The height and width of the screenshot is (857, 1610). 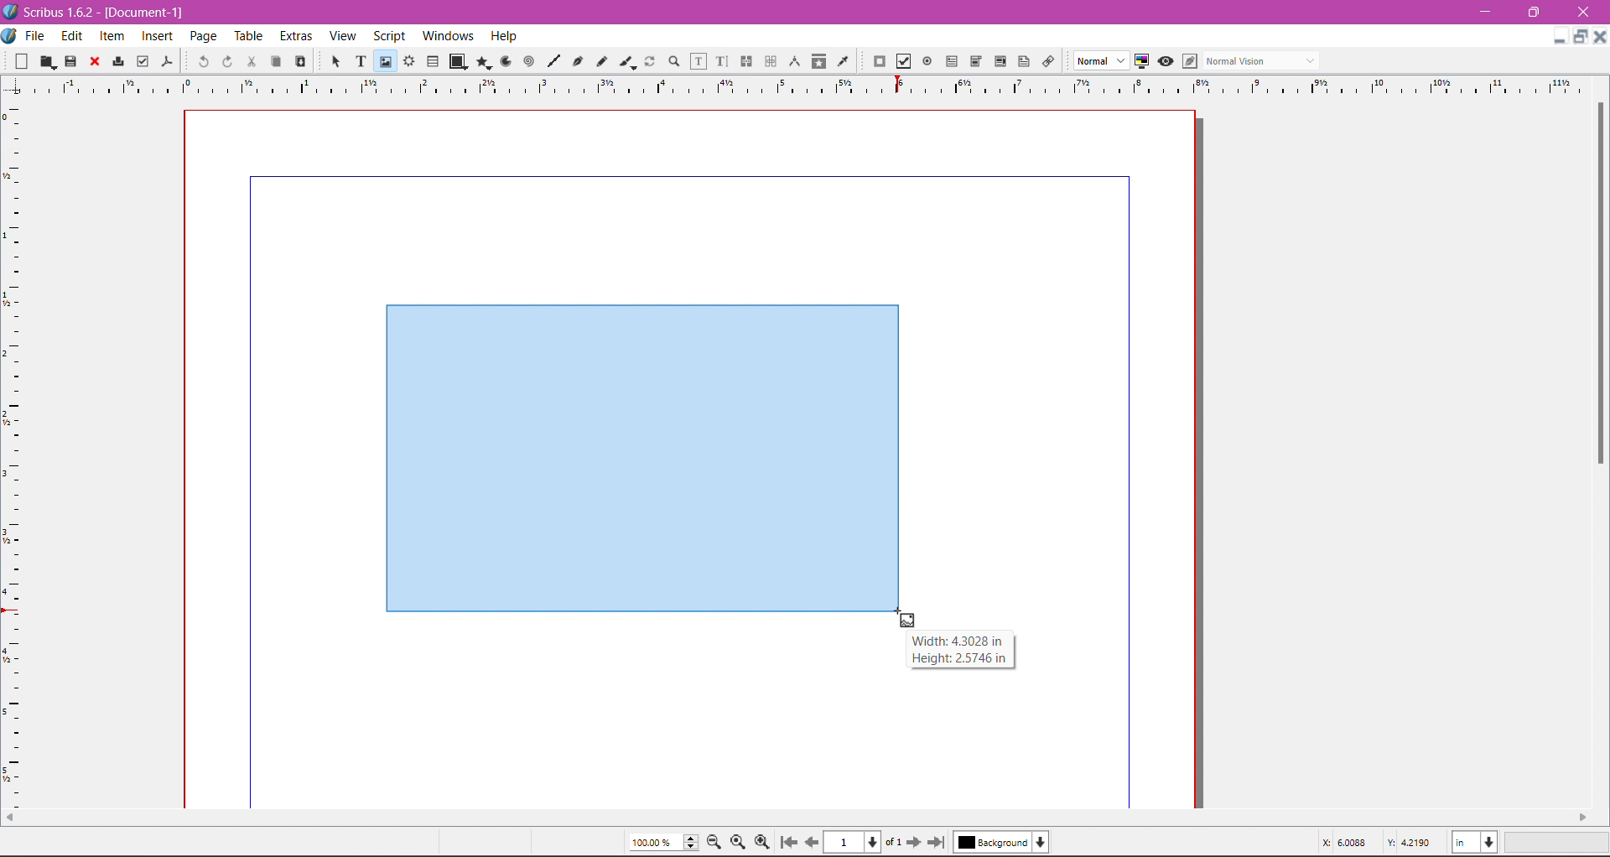 I want to click on Measurements, so click(x=795, y=61).